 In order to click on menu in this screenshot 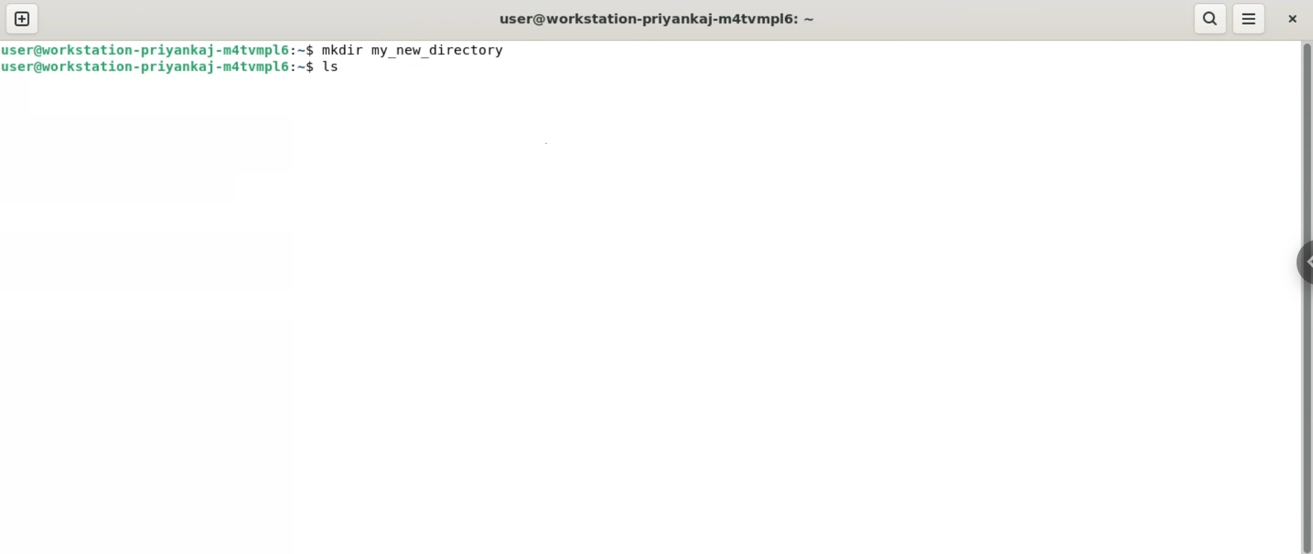, I will do `click(1249, 16)`.